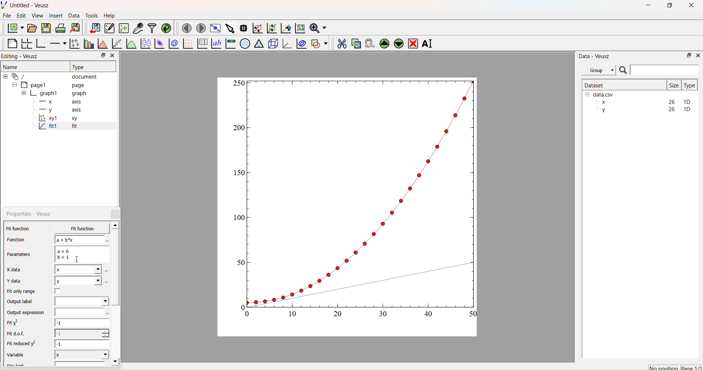 The image size is (703, 370). What do you see at coordinates (57, 128) in the screenshot?
I see `fit1 fit` at bounding box center [57, 128].